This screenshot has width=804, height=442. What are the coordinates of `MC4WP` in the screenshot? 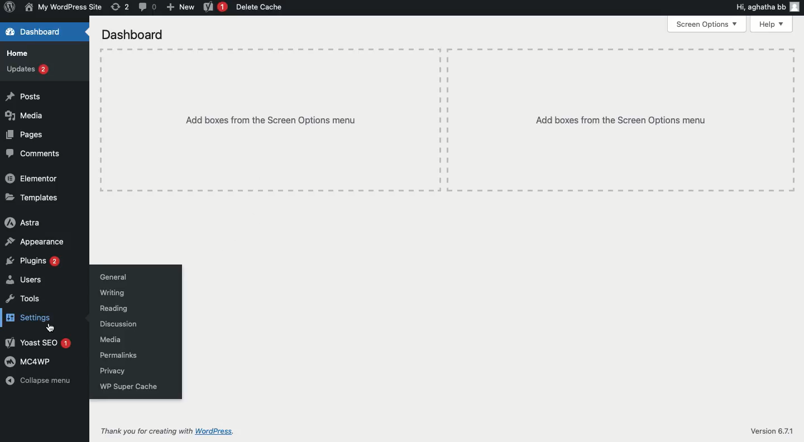 It's located at (27, 362).